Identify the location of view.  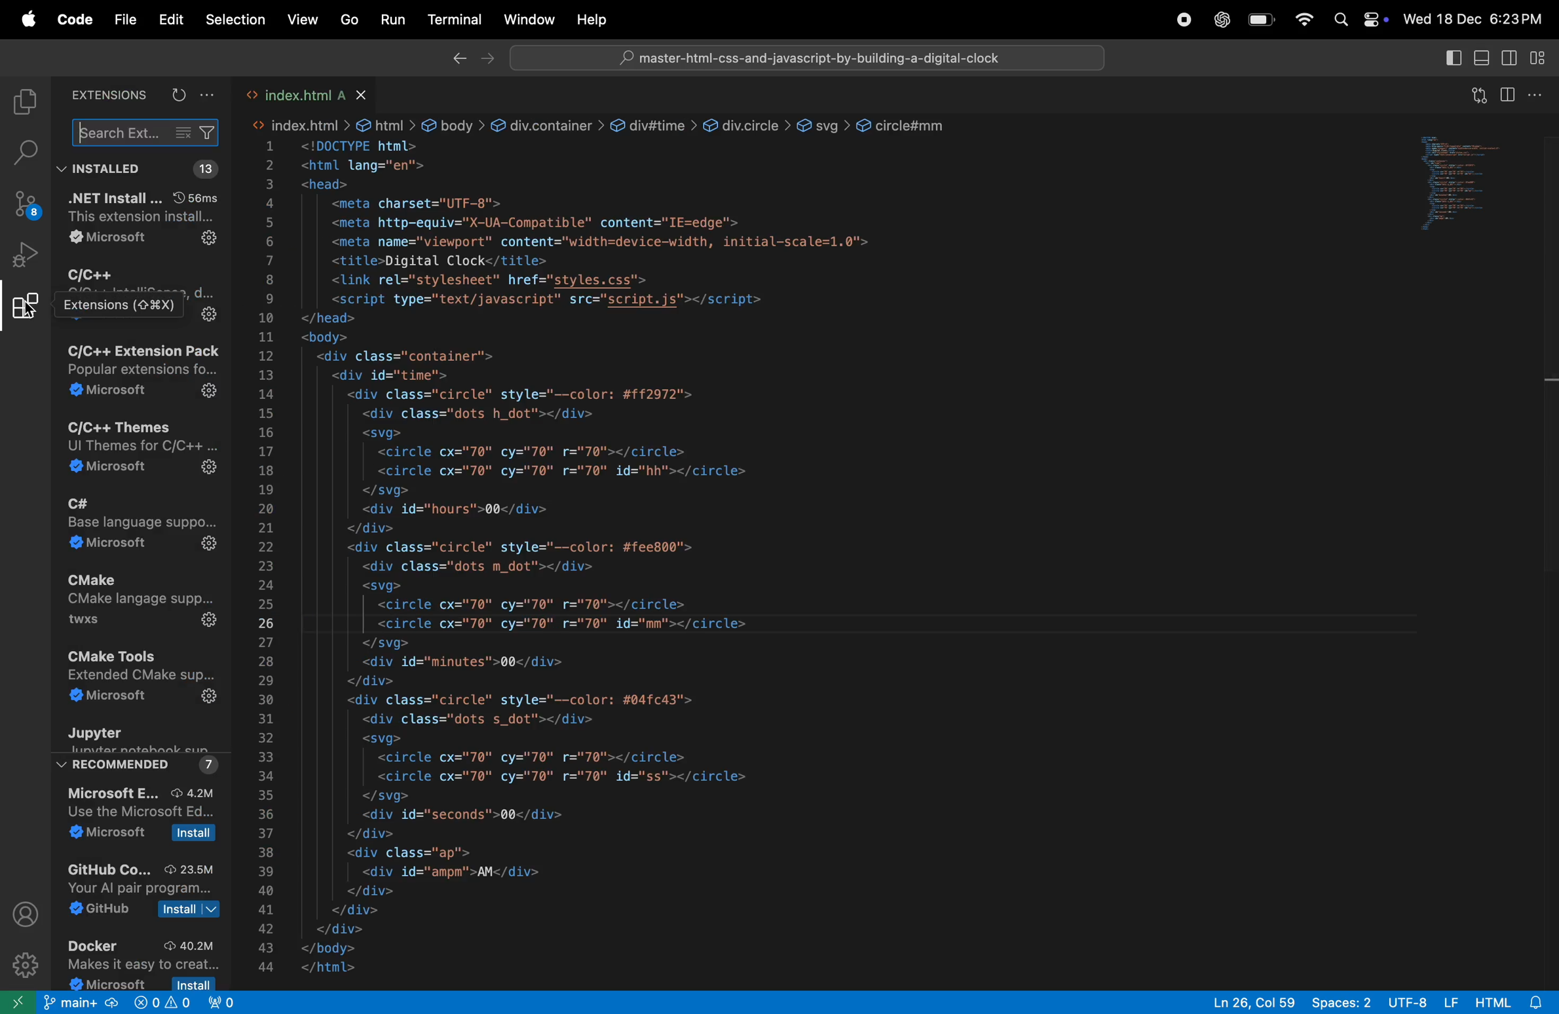
(299, 20).